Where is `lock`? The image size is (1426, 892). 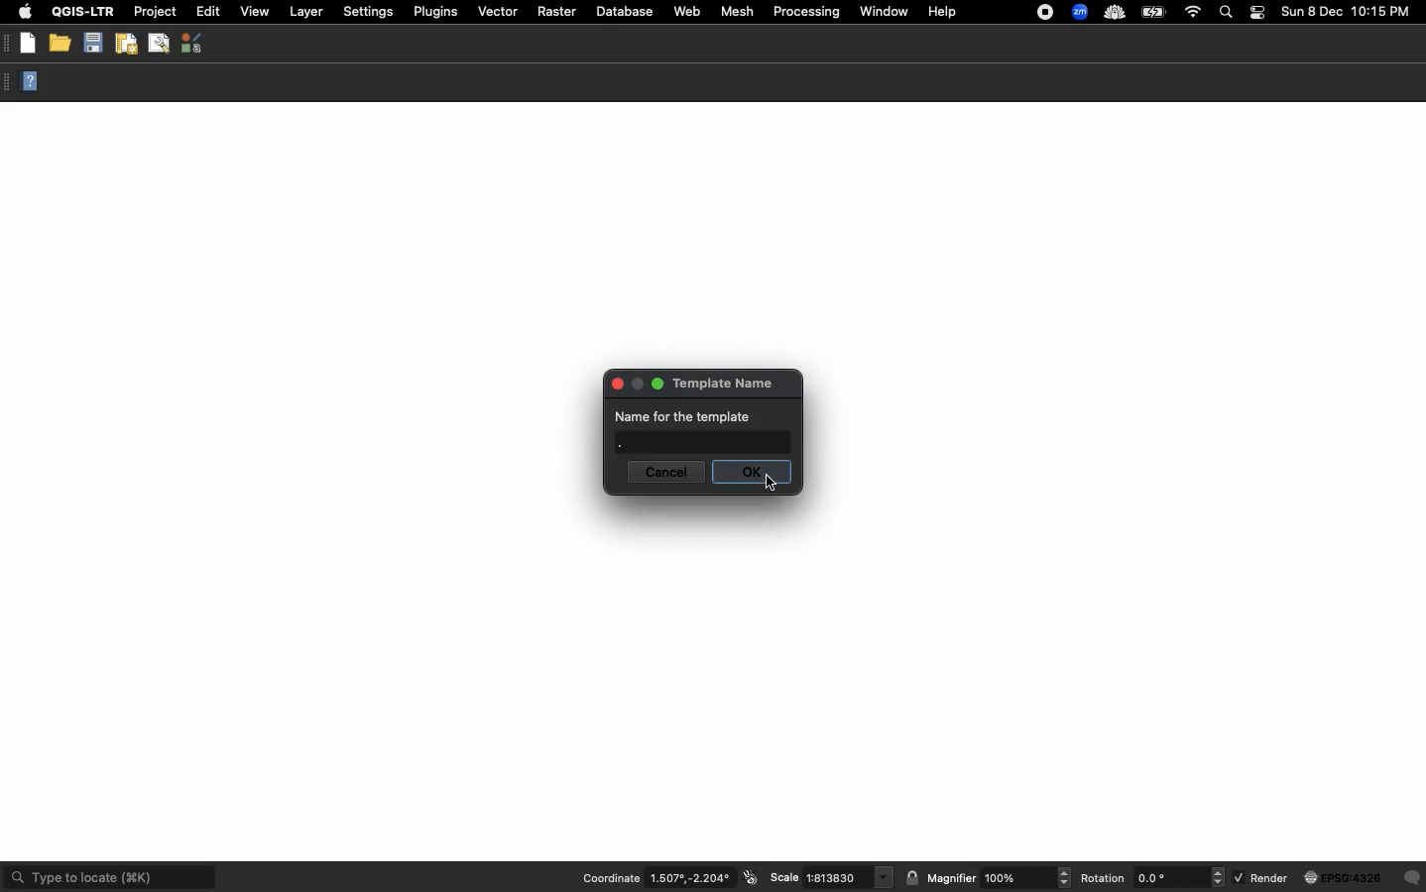 lock is located at coordinates (914, 877).